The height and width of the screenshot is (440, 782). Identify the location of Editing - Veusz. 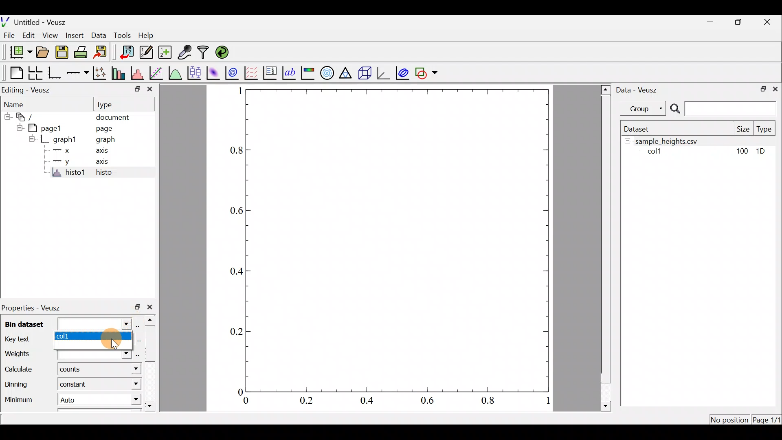
(34, 89).